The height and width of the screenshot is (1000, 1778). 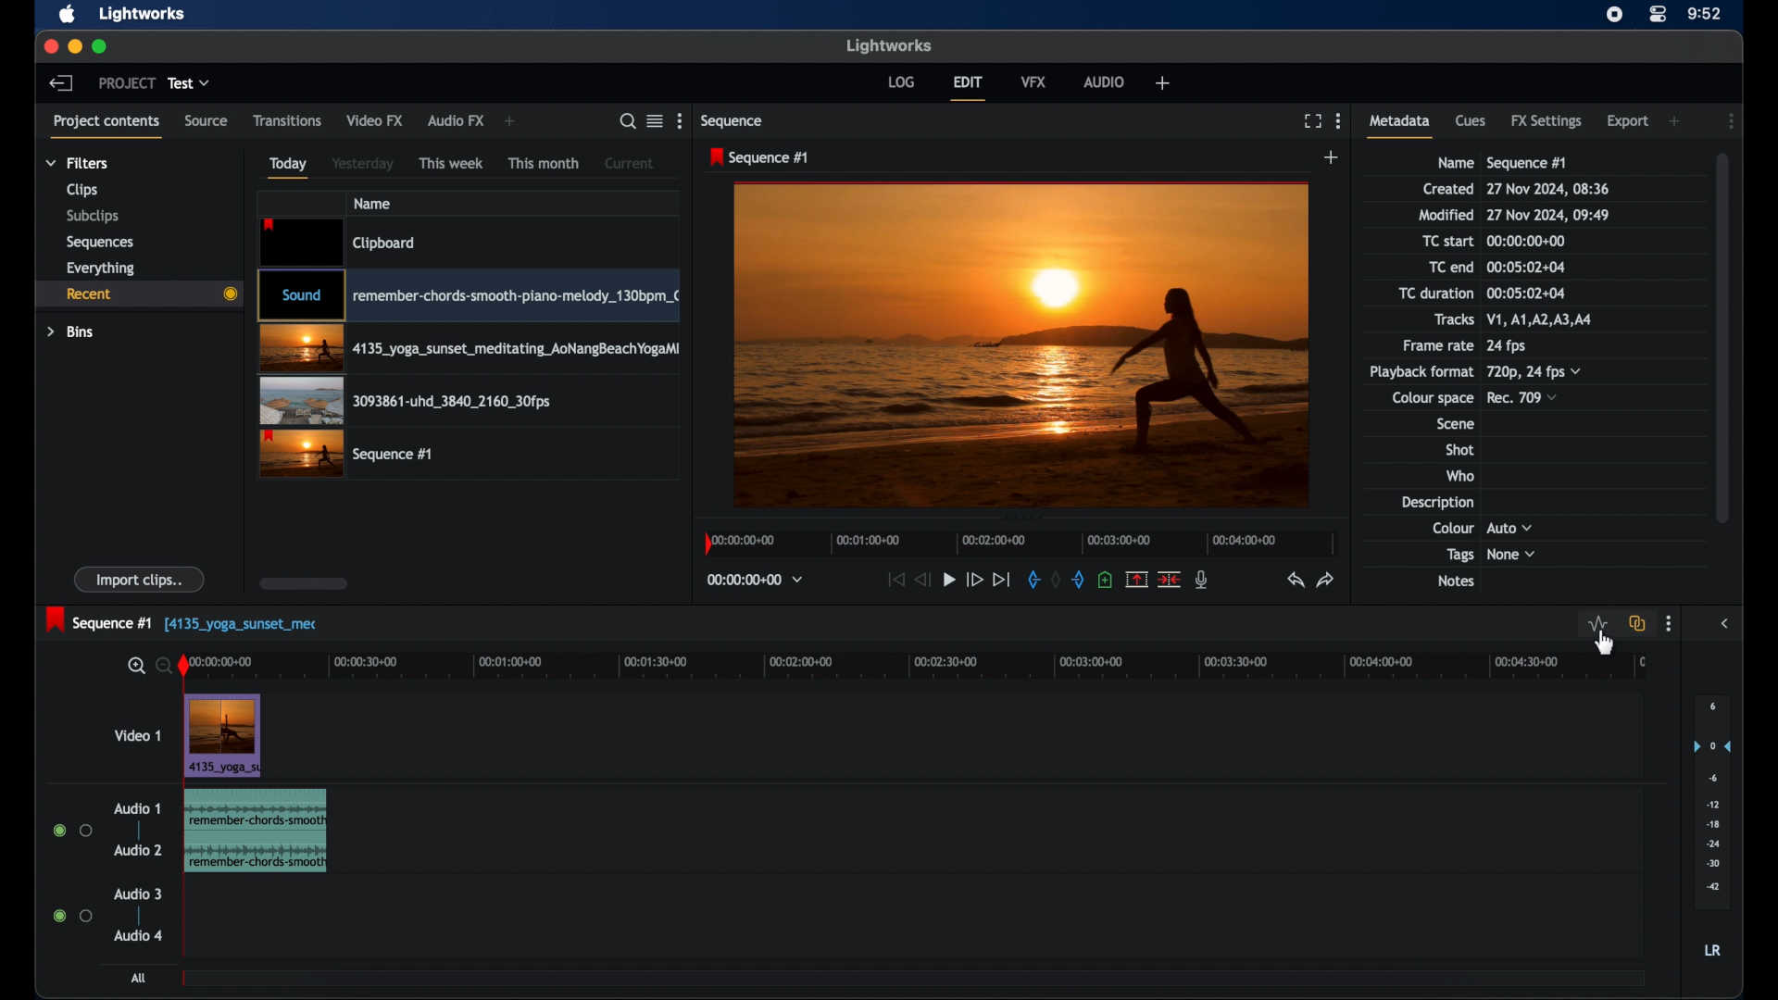 What do you see at coordinates (627, 121) in the screenshot?
I see `search` at bounding box center [627, 121].